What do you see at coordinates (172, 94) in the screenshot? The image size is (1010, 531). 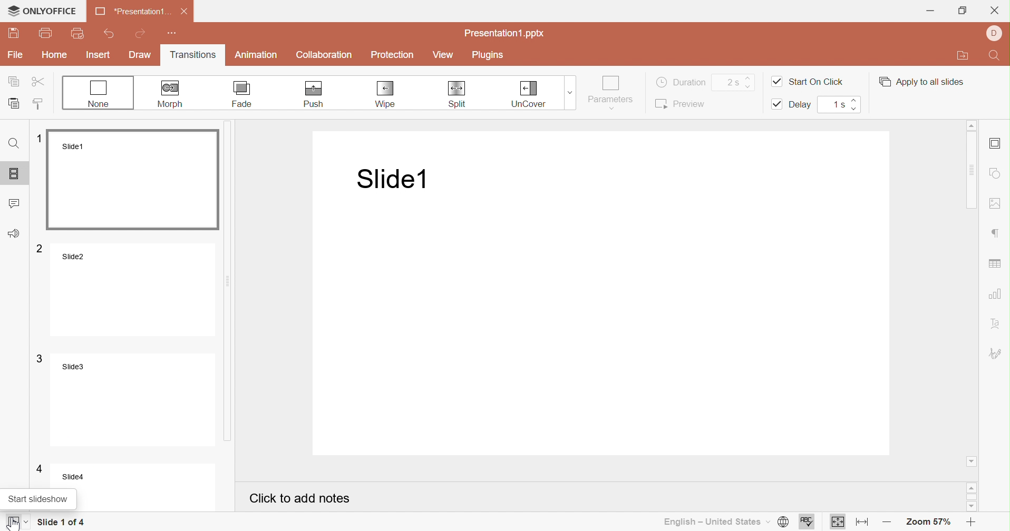 I see `Morph` at bounding box center [172, 94].